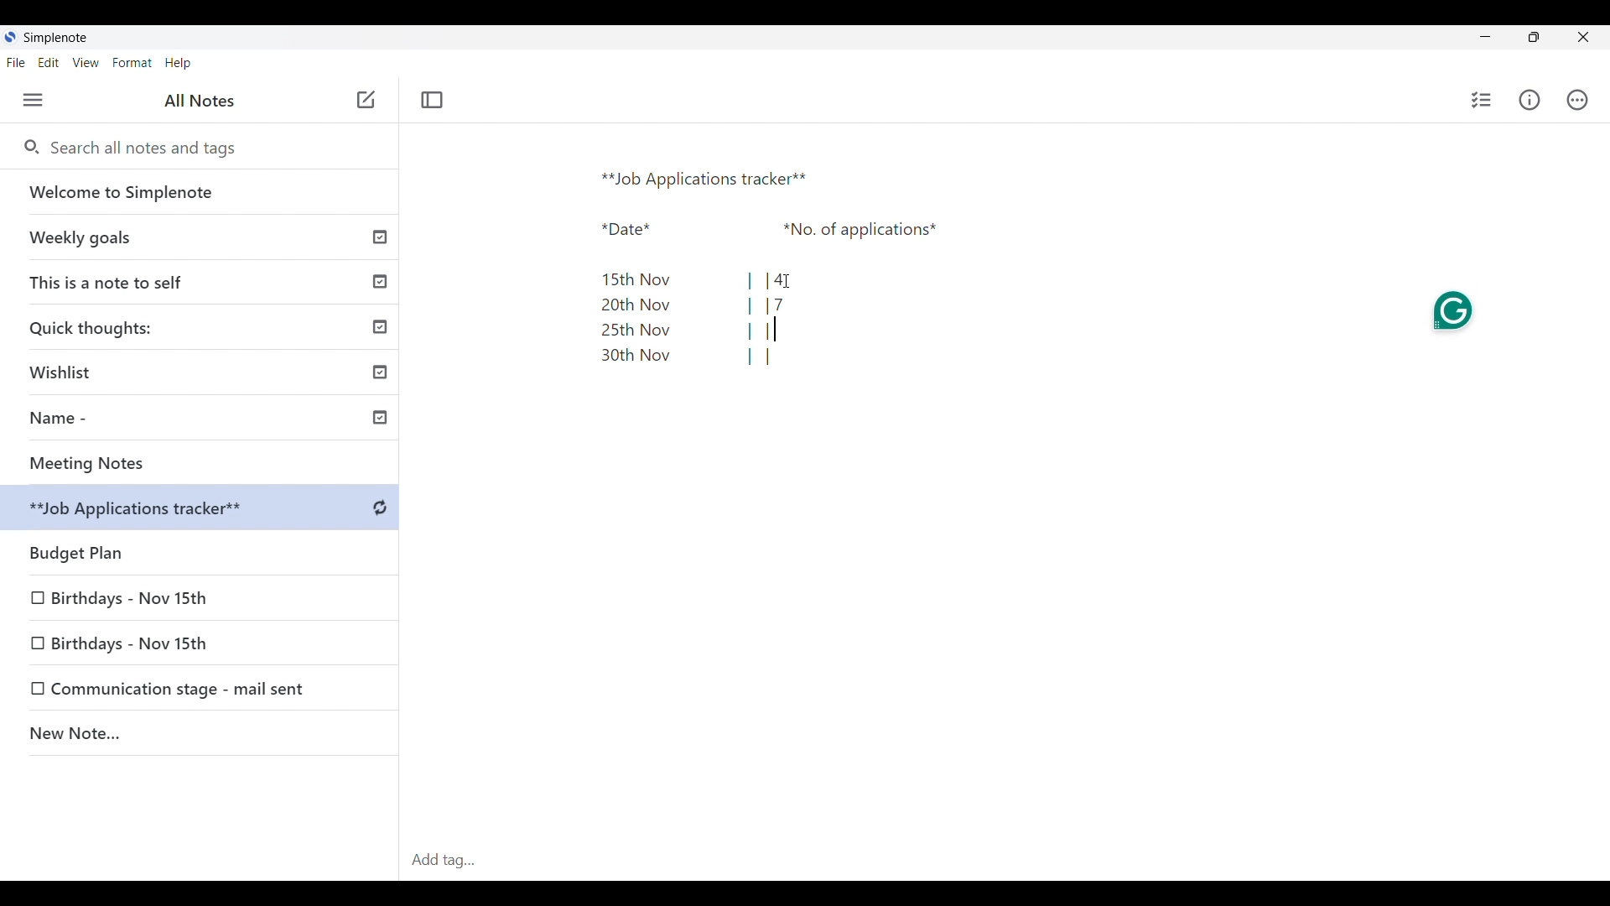  I want to click on Welcome to Simplenote, so click(200, 192).